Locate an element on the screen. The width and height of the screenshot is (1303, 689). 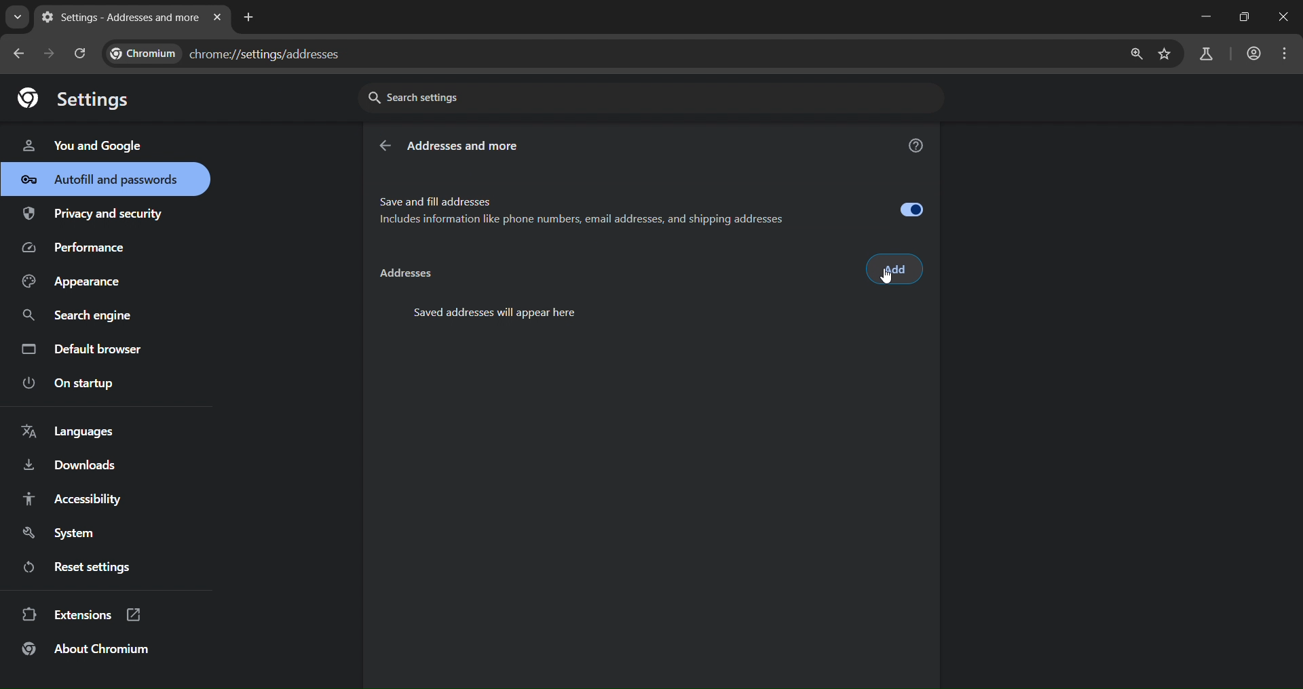
chrome://settings/addresses is located at coordinates (607, 55).